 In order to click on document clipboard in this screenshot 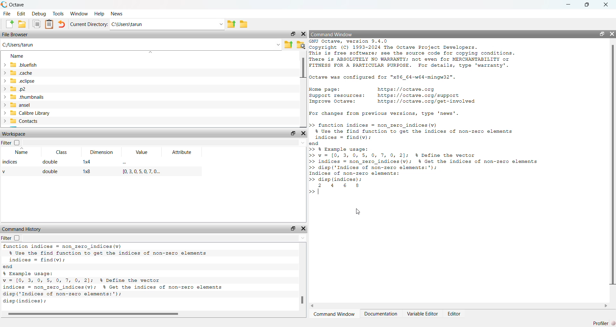, I will do `click(50, 25)`.